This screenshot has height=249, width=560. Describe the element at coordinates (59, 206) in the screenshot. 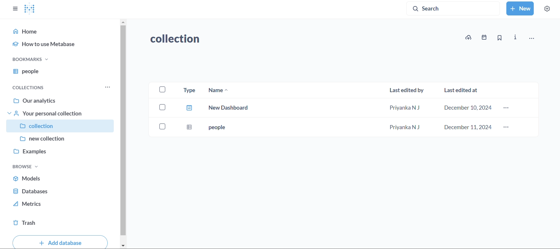

I see `metrics` at that location.